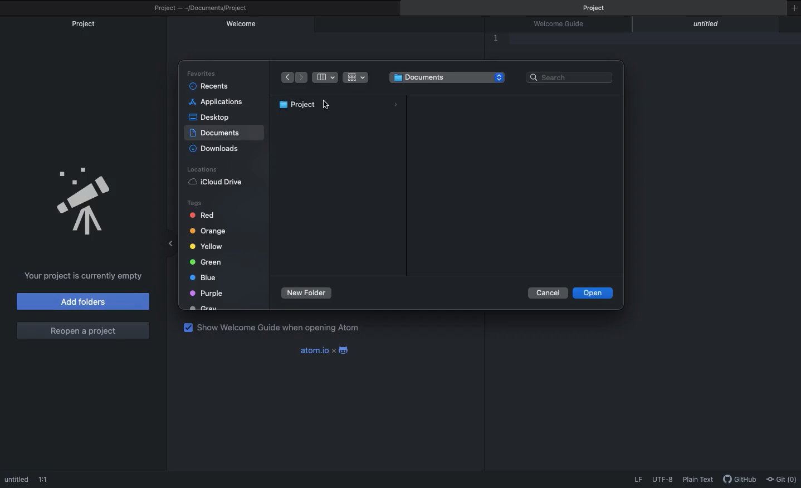 The height and width of the screenshot is (488, 801). I want to click on Downloads, so click(217, 149).